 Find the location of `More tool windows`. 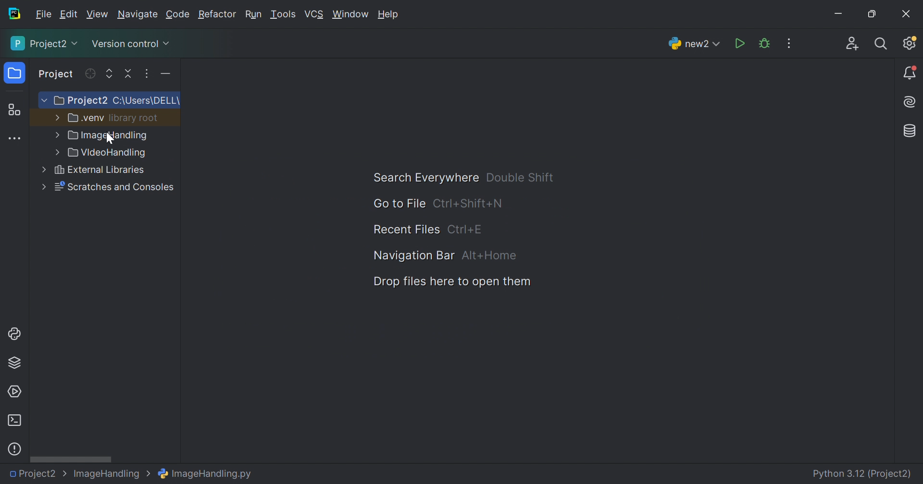

More tool windows is located at coordinates (16, 139).